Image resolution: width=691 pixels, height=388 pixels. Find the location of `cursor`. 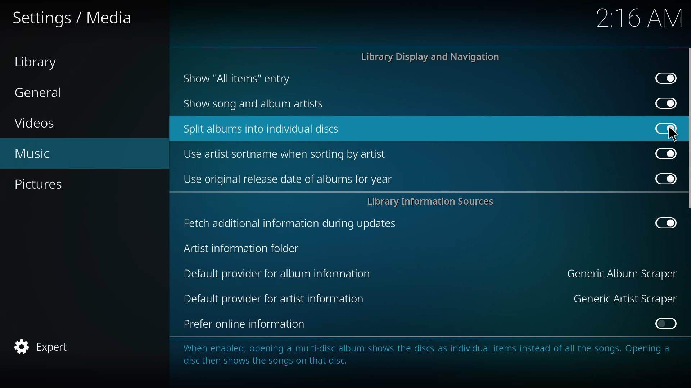

cursor is located at coordinates (674, 133).